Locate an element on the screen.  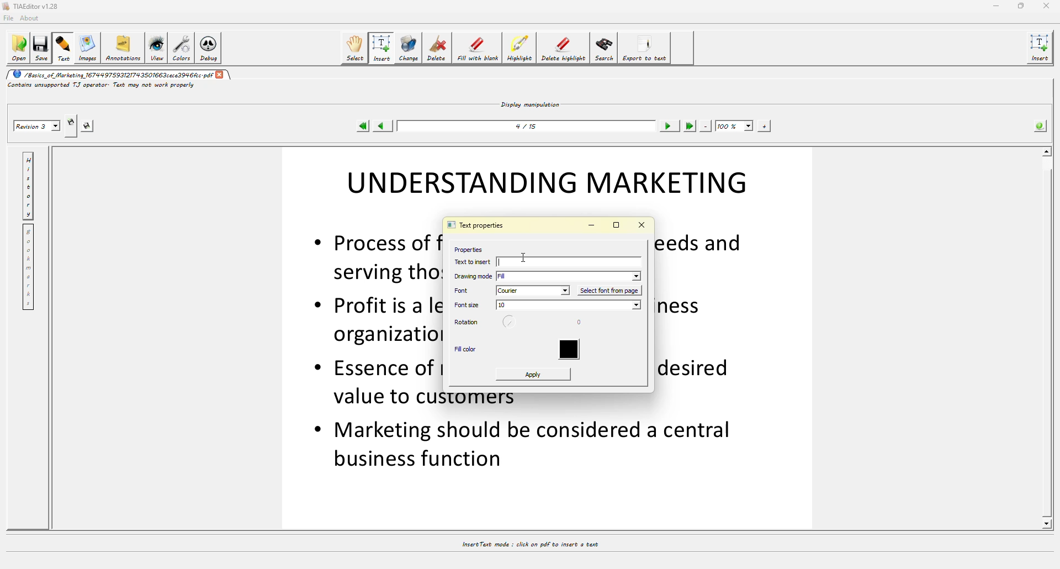
/Basics_of_Marketing_ 1674497593121743501663cece3946fcc.pdf is located at coordinates (112, 75).